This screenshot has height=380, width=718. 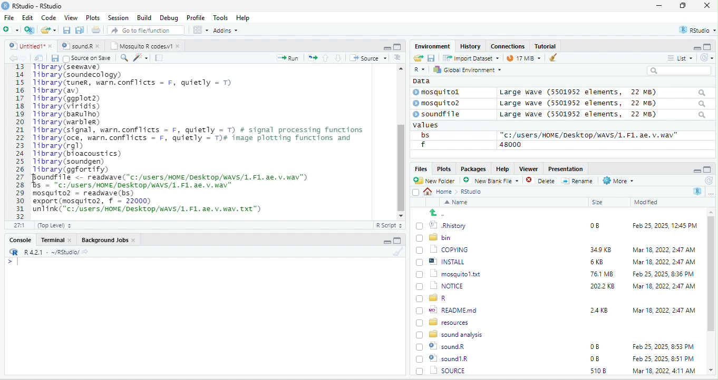 What do you see at coordinates (617, 181) in the screenshot?
I see ` More ` at bounding box center [617, 181].